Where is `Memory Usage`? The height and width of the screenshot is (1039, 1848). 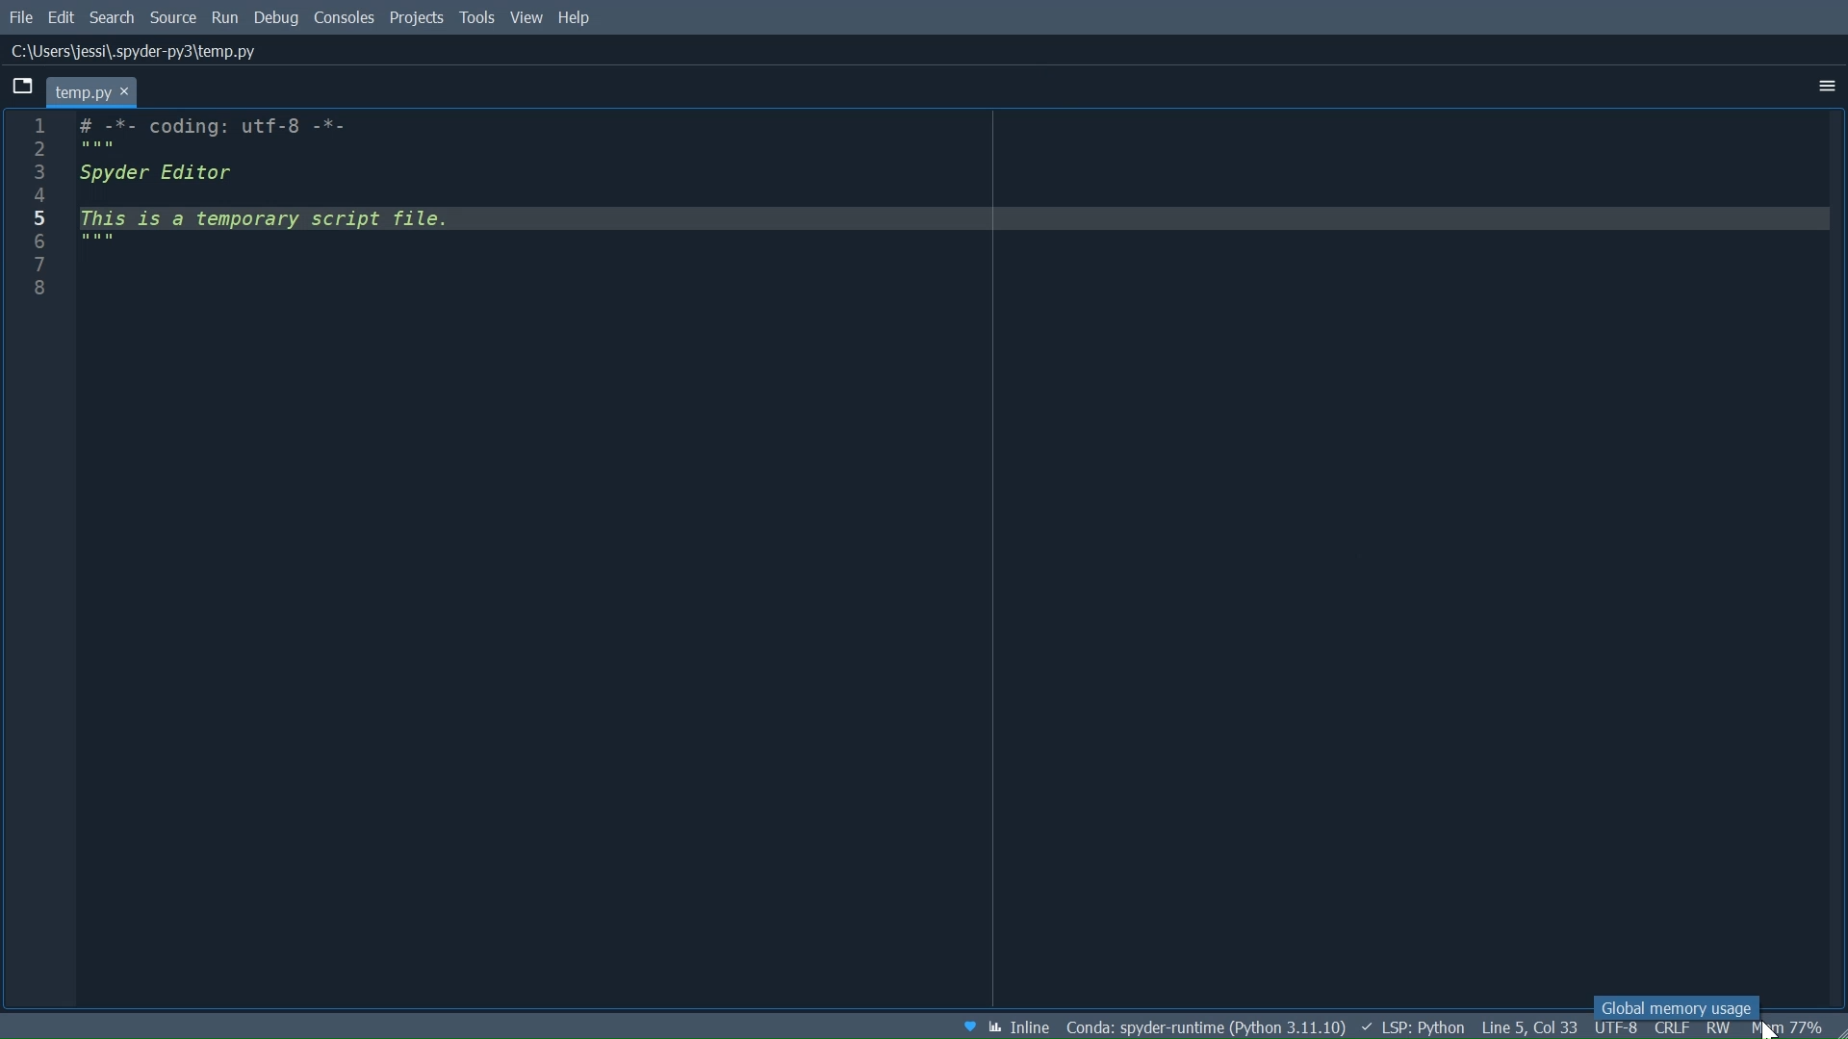 Memory Usage is located at coordinates (1794, 1028).